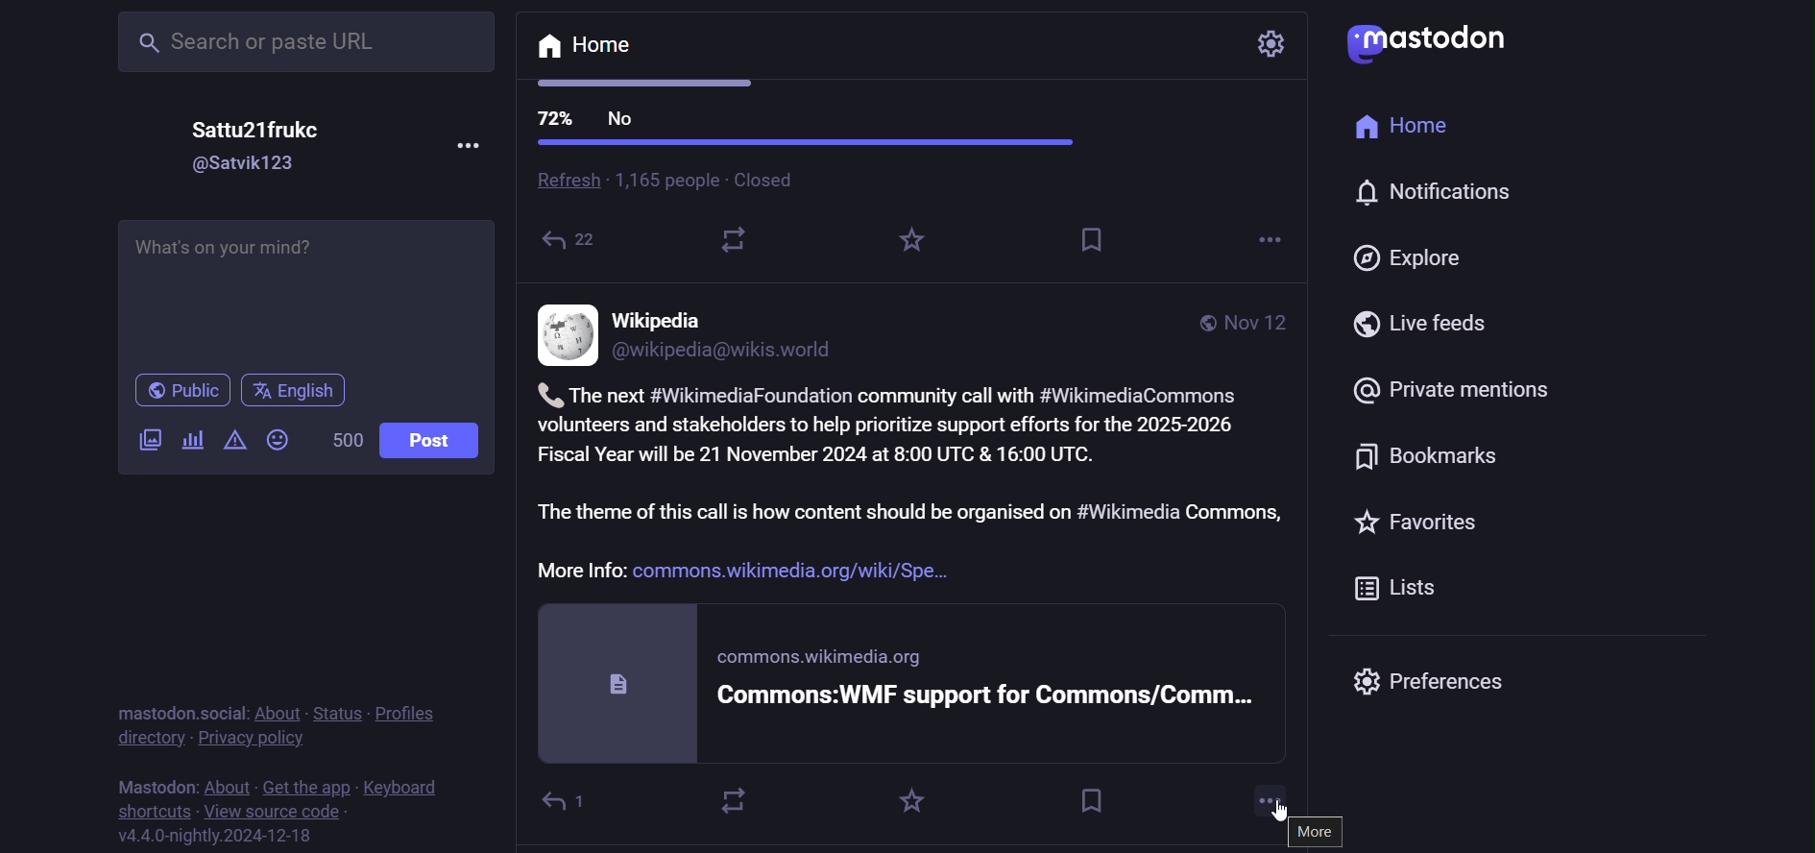 Image resolution: width=1815 pixels, height=853 pixels. I want to click on source code, so click(280, 811).